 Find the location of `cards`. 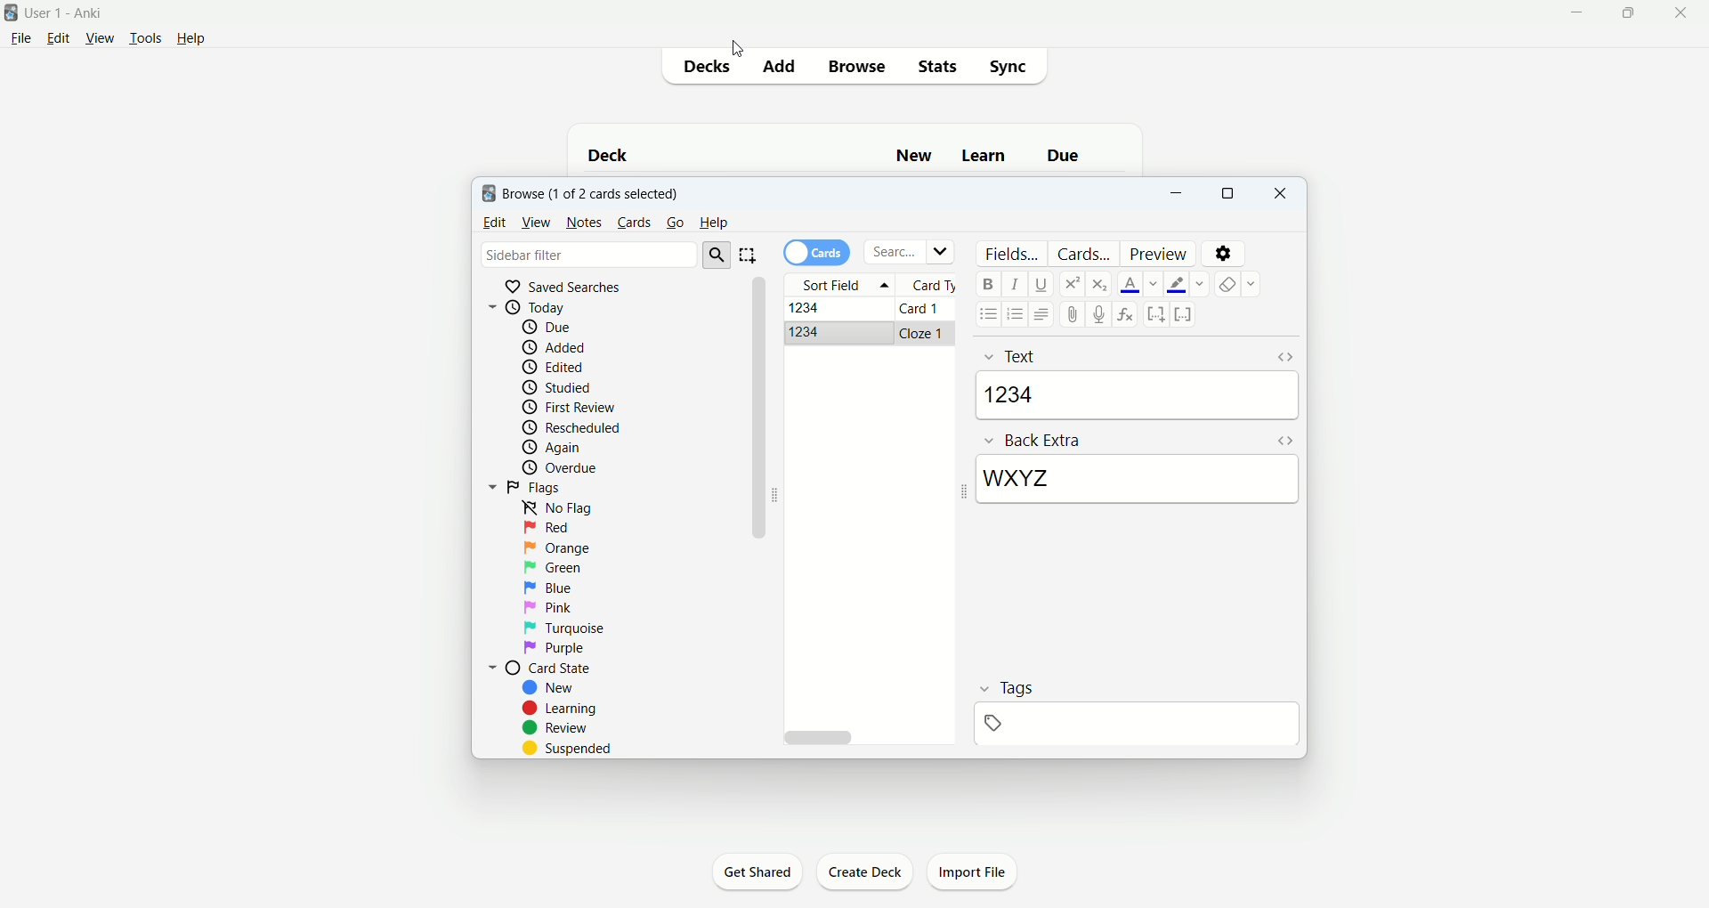

cards is located at coordinates (635, 223).